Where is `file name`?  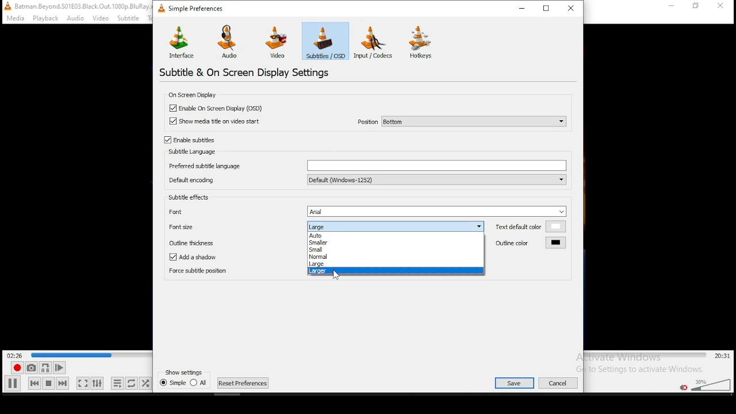
file name is located at coordinates (84, 6).